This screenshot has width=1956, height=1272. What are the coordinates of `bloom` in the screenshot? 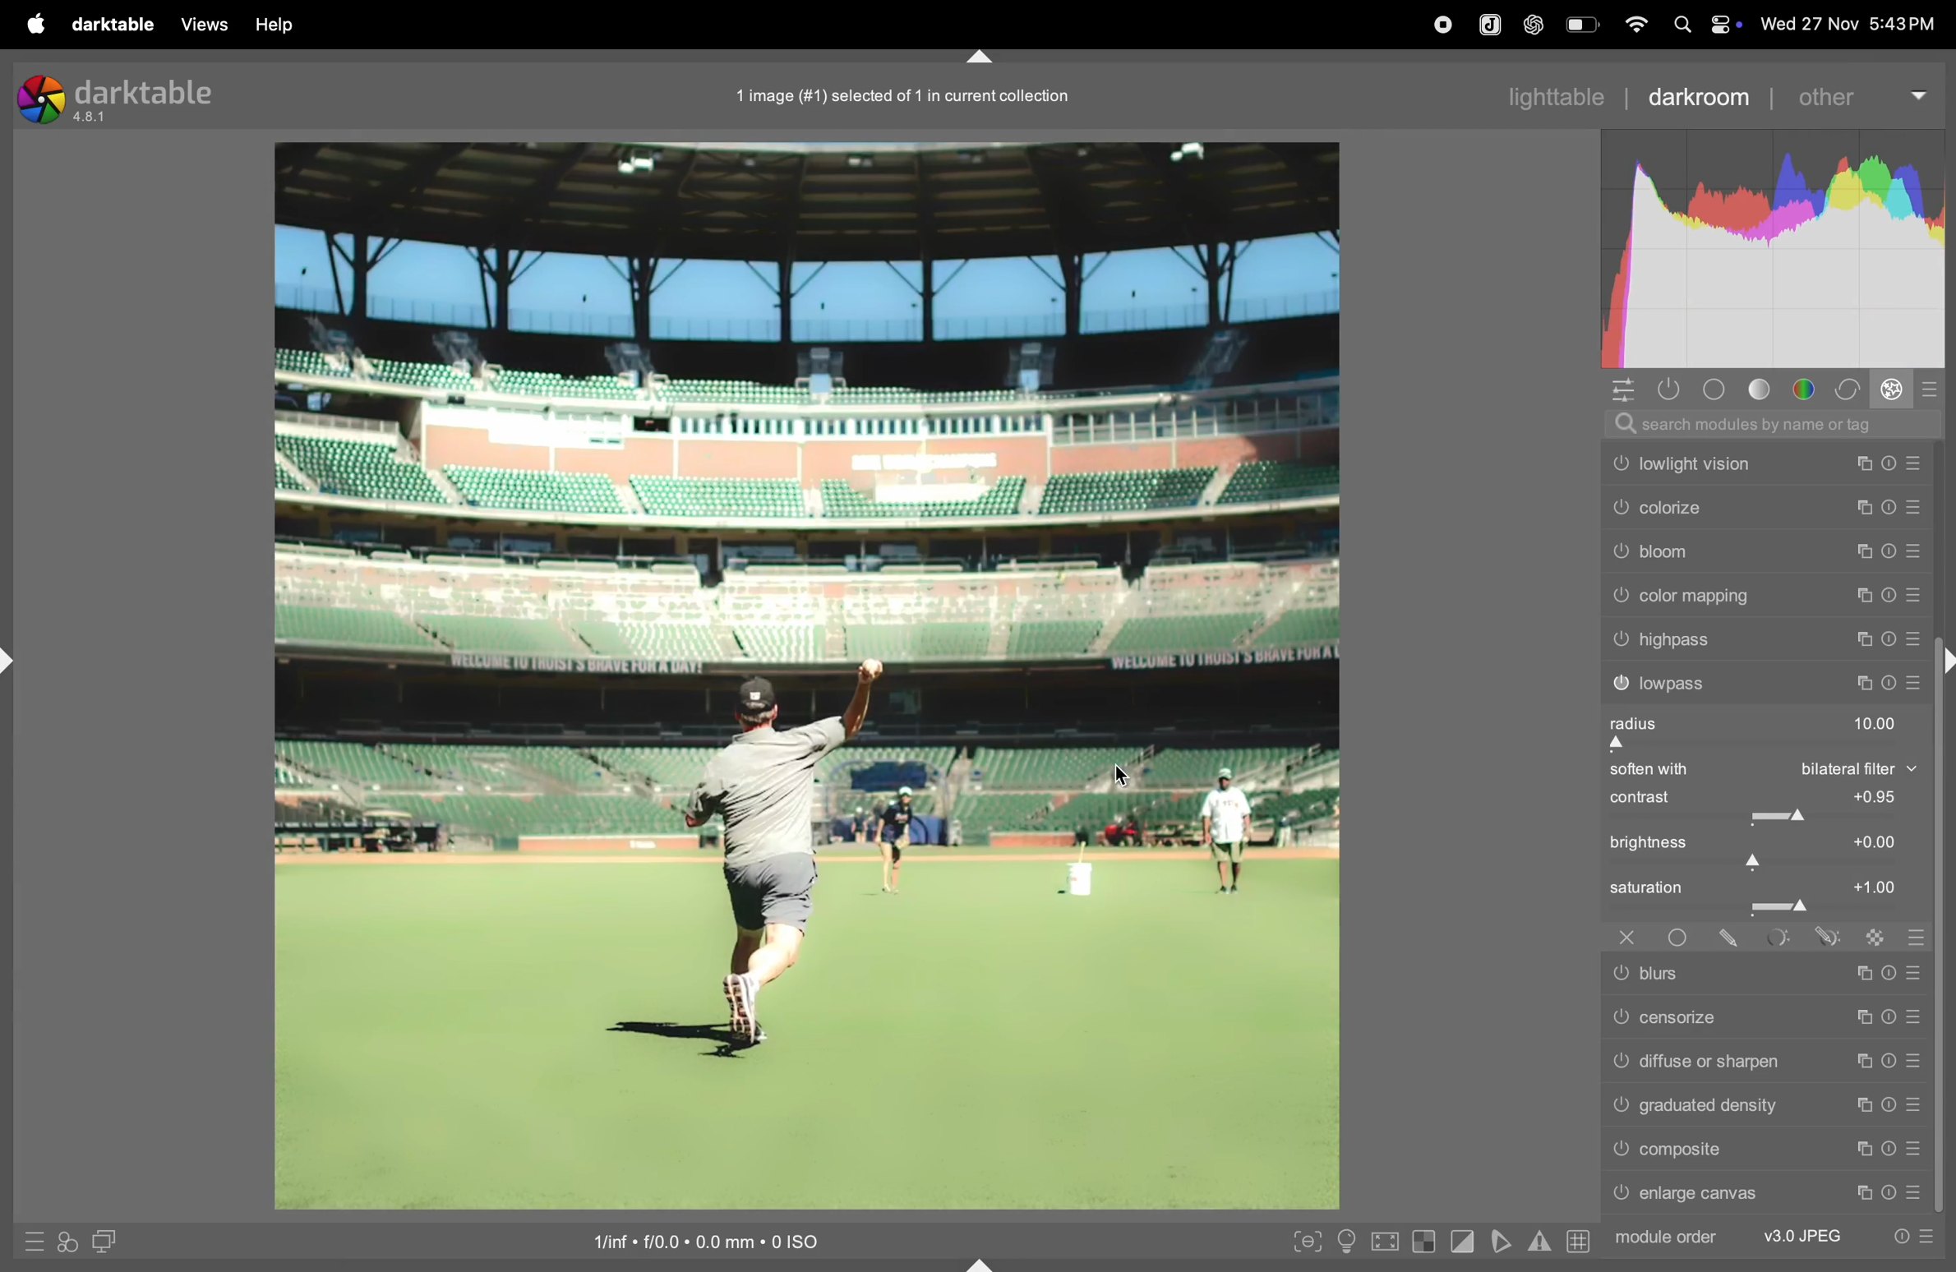 It's located at (1763, 555).